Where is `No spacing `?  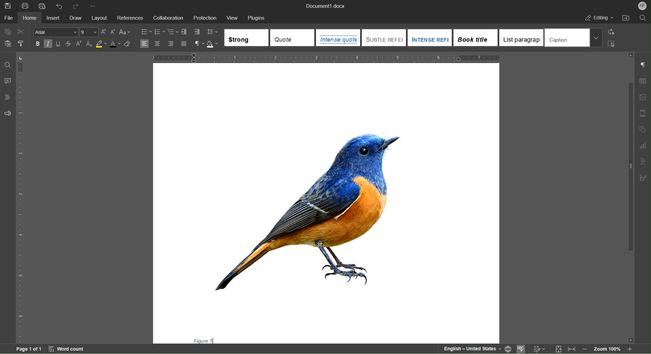 No spacing  is located at coordinates (292, 38).